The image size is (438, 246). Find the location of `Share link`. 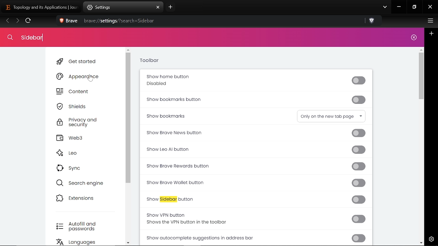

Share link is located at coordinates (359, 21).